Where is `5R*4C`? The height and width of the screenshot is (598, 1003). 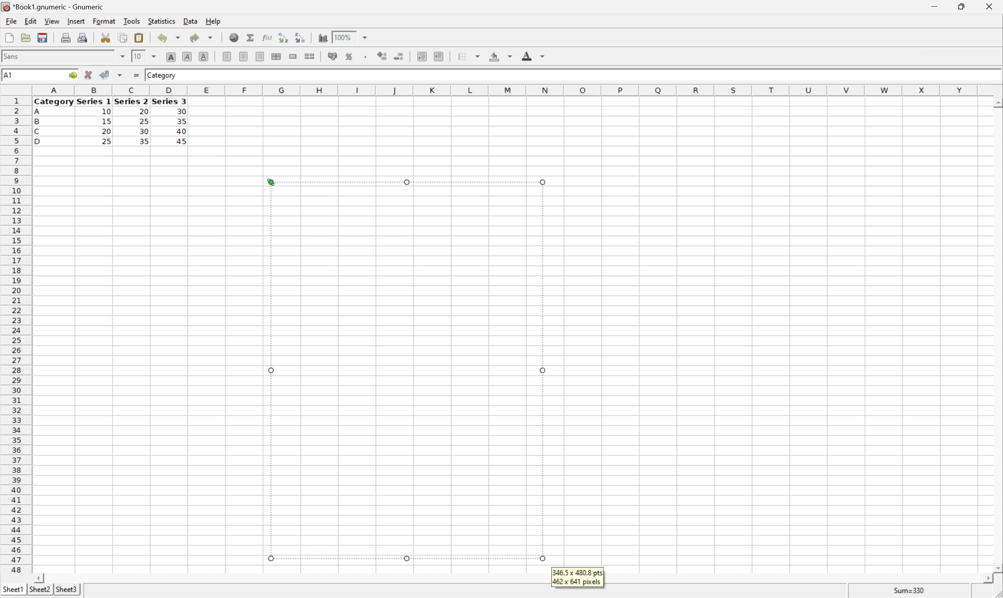
5R*4C is located at coordinates (17, 76).